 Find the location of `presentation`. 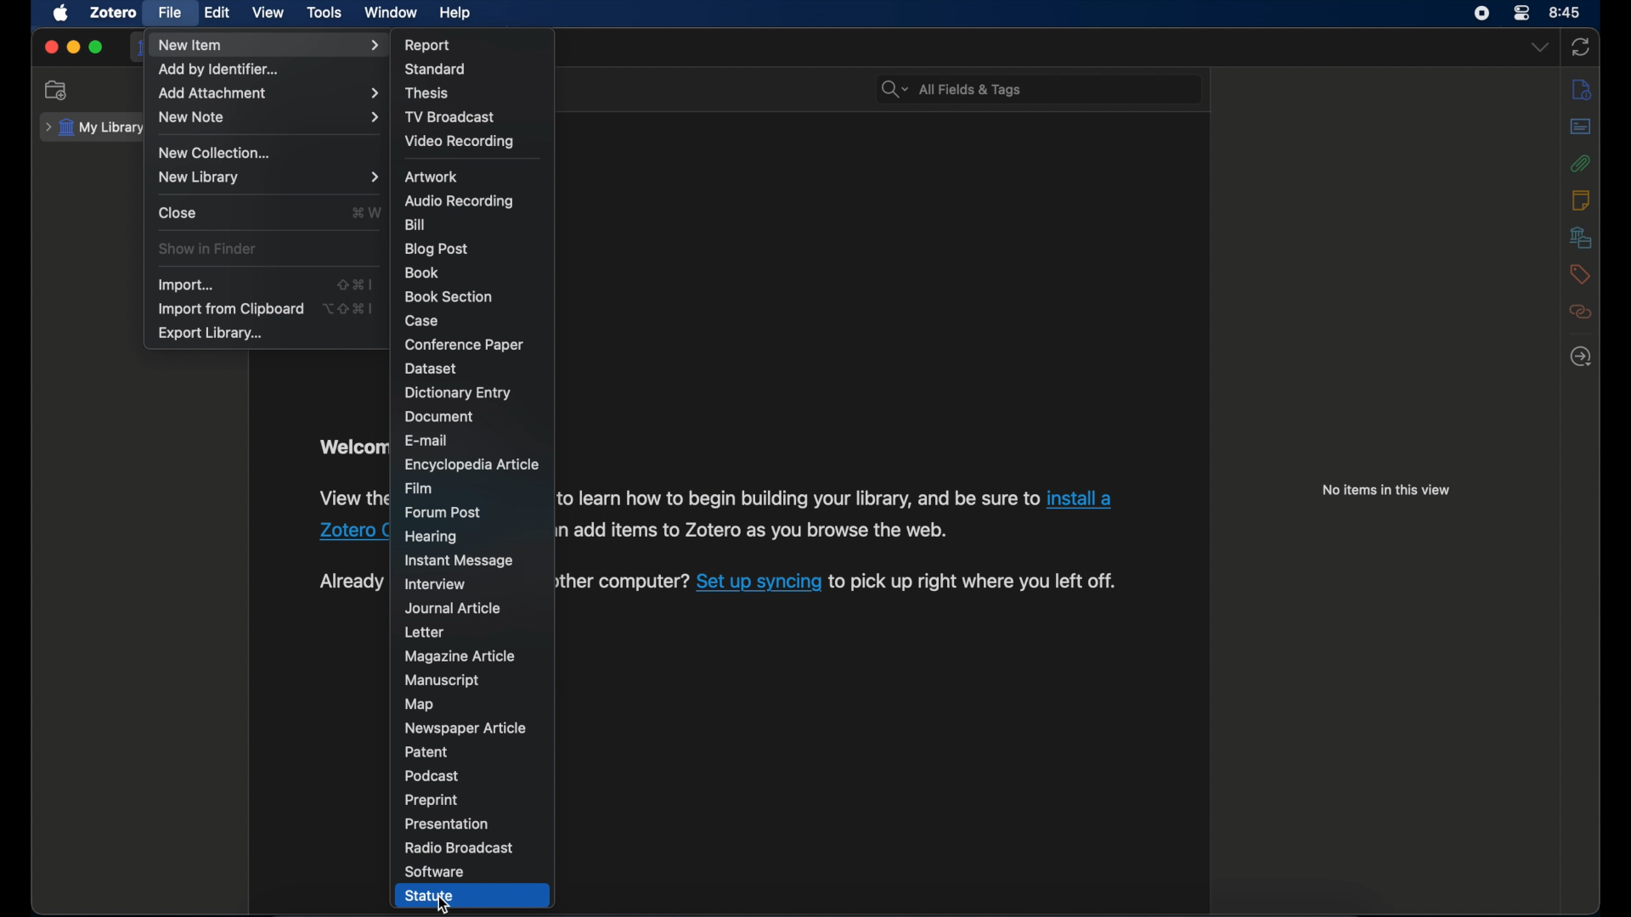

presentation is located at coordinates (449, 824).